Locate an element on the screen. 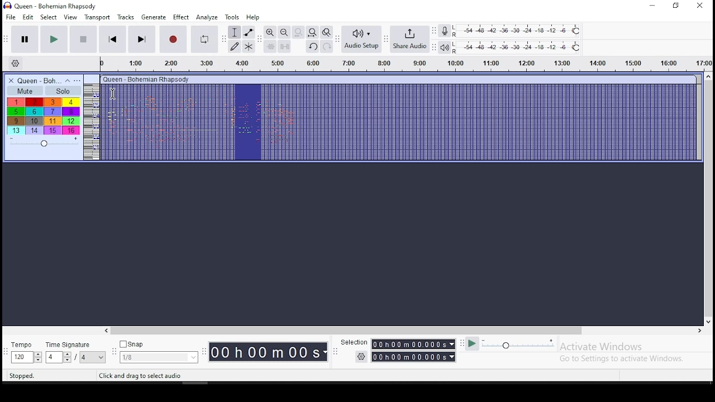 This screenshot has width=715, height=402. edit is located at coordinates (28, 17).